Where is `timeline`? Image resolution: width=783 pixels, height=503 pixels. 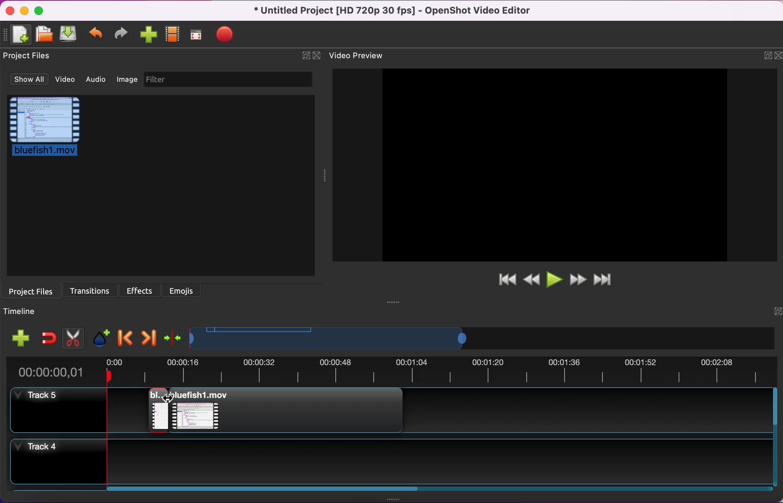 timeline is located at coordinates (337, 338).